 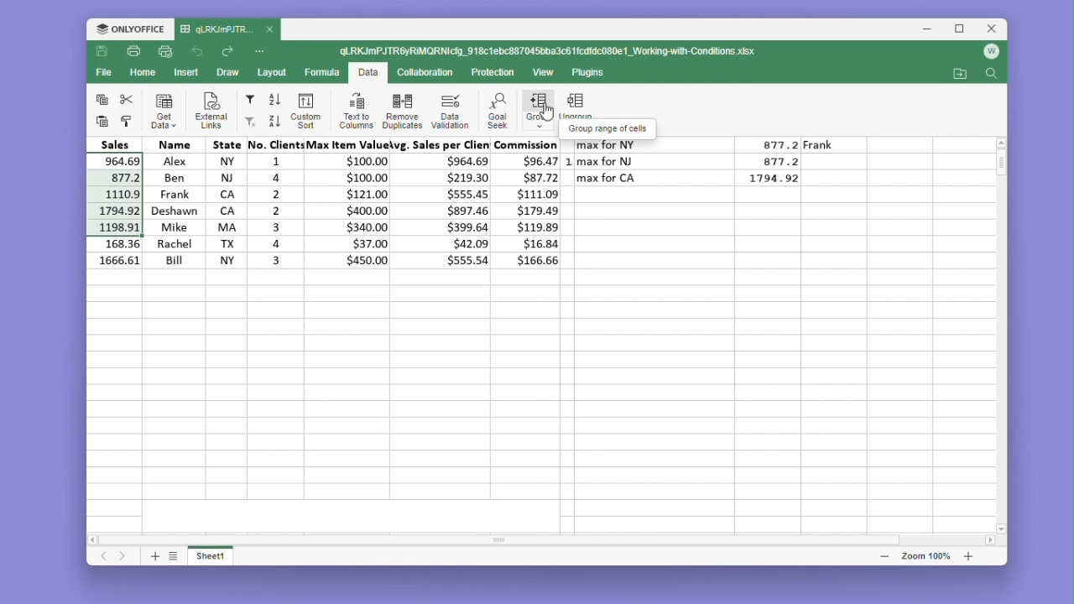 What do you see at coordinates (211, 555) in the screenshot?
I see `sheet 1` at bounding box center [211, 555].